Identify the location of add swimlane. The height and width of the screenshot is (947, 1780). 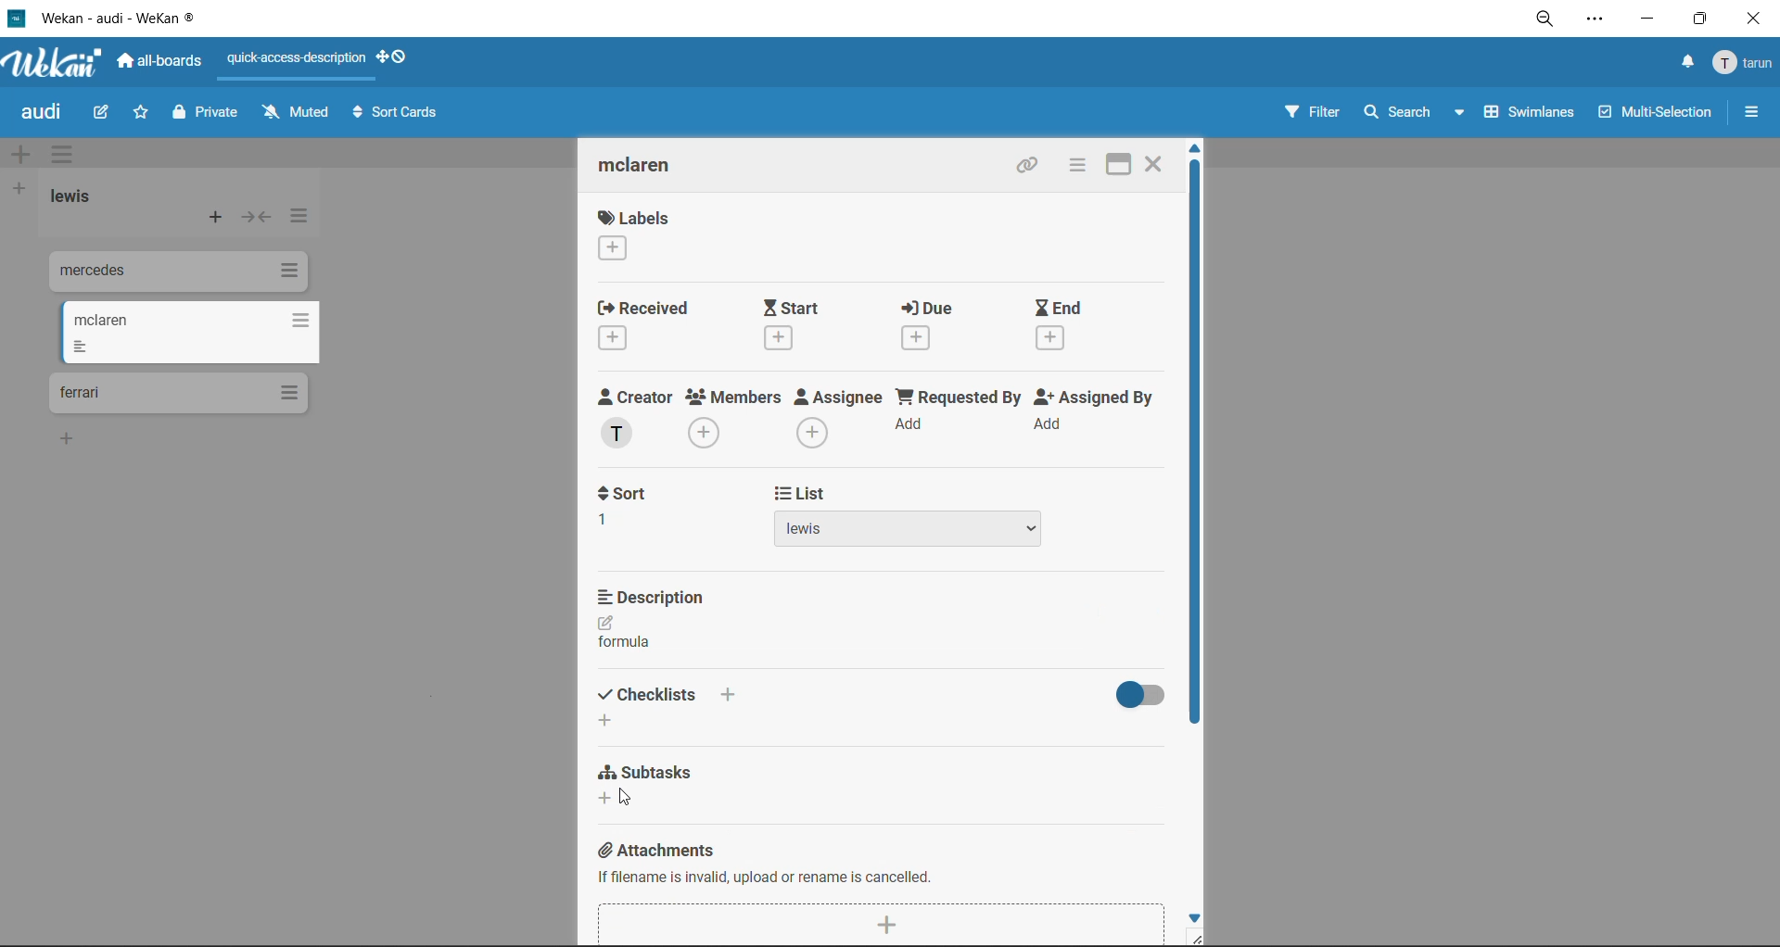
(25, 155).